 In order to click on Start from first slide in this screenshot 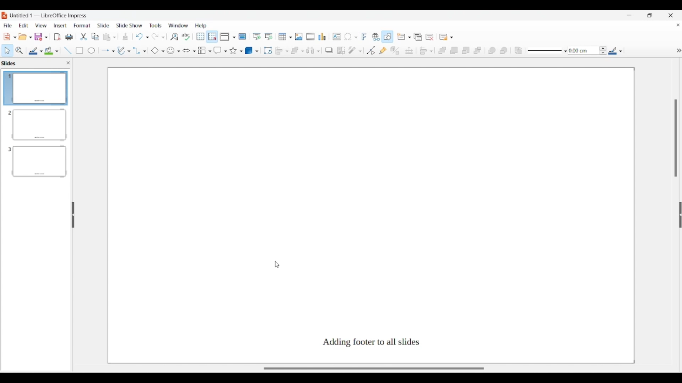, I will do `click(257, 37)`.